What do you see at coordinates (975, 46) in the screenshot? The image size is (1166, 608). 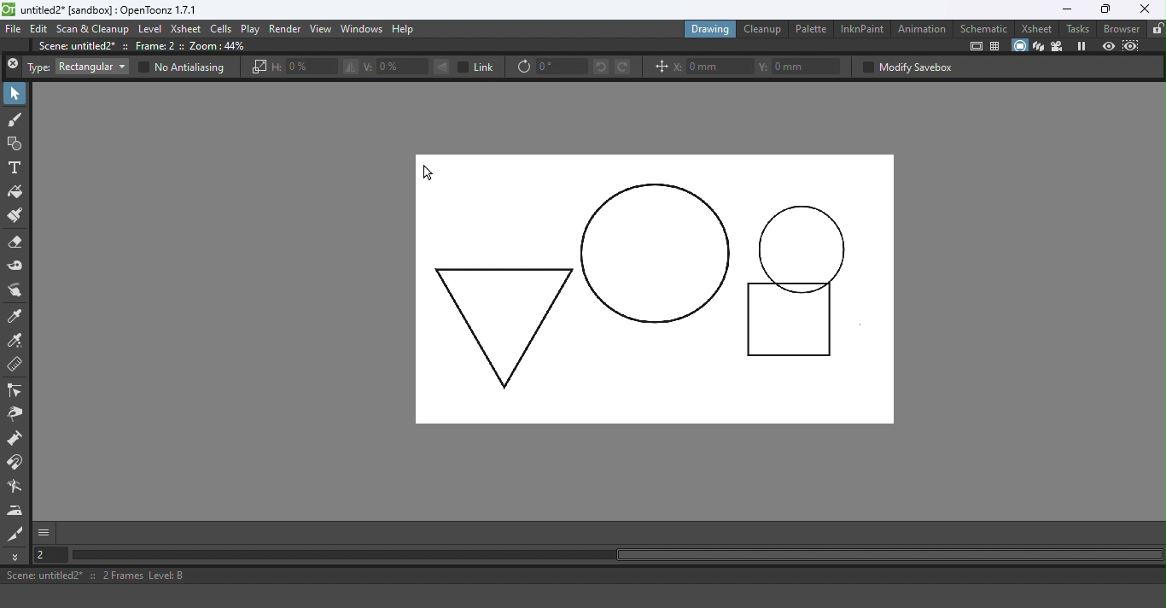 I see `Safe area` at bounding box center [975, 46].